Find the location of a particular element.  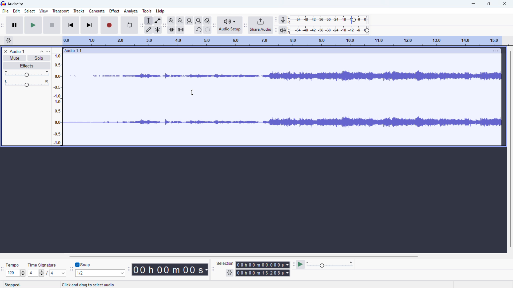

audio setup toolbar is located at coordinates (214, 25).